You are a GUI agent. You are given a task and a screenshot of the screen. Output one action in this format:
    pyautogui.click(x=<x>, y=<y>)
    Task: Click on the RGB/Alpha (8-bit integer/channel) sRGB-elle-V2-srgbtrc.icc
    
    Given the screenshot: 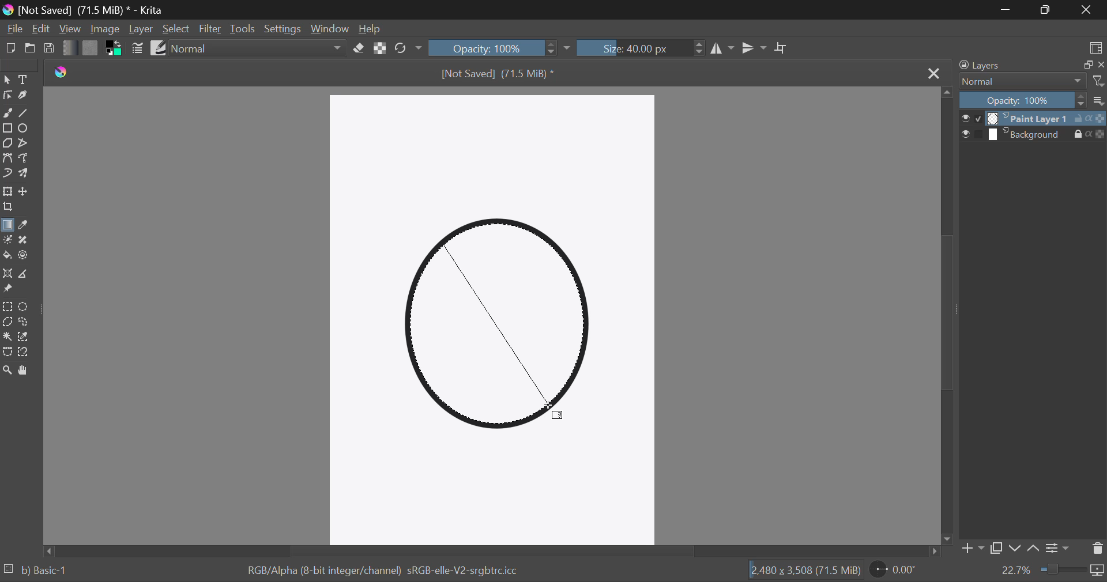 What is the action you would take?
    pyautogui.click(x=385, y=570)
    